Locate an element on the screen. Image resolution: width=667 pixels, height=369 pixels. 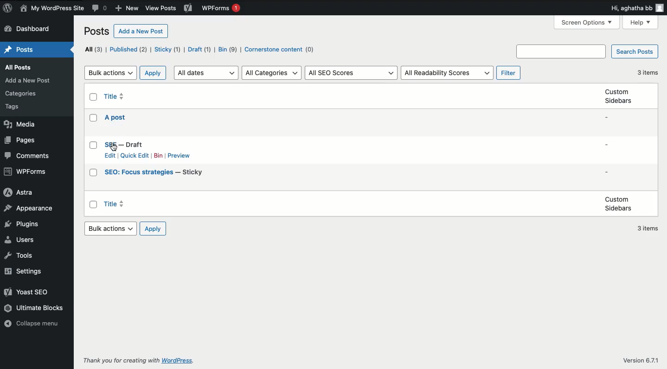
Bin is located at coordinates (158, 155).